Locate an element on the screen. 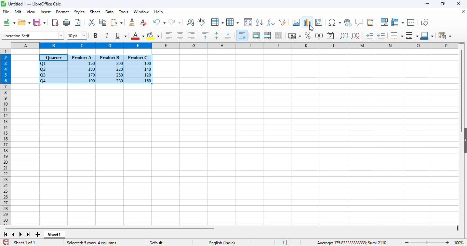 This screenshot has height=246, width=467. sort ascending is located at coordinates (260, 22).